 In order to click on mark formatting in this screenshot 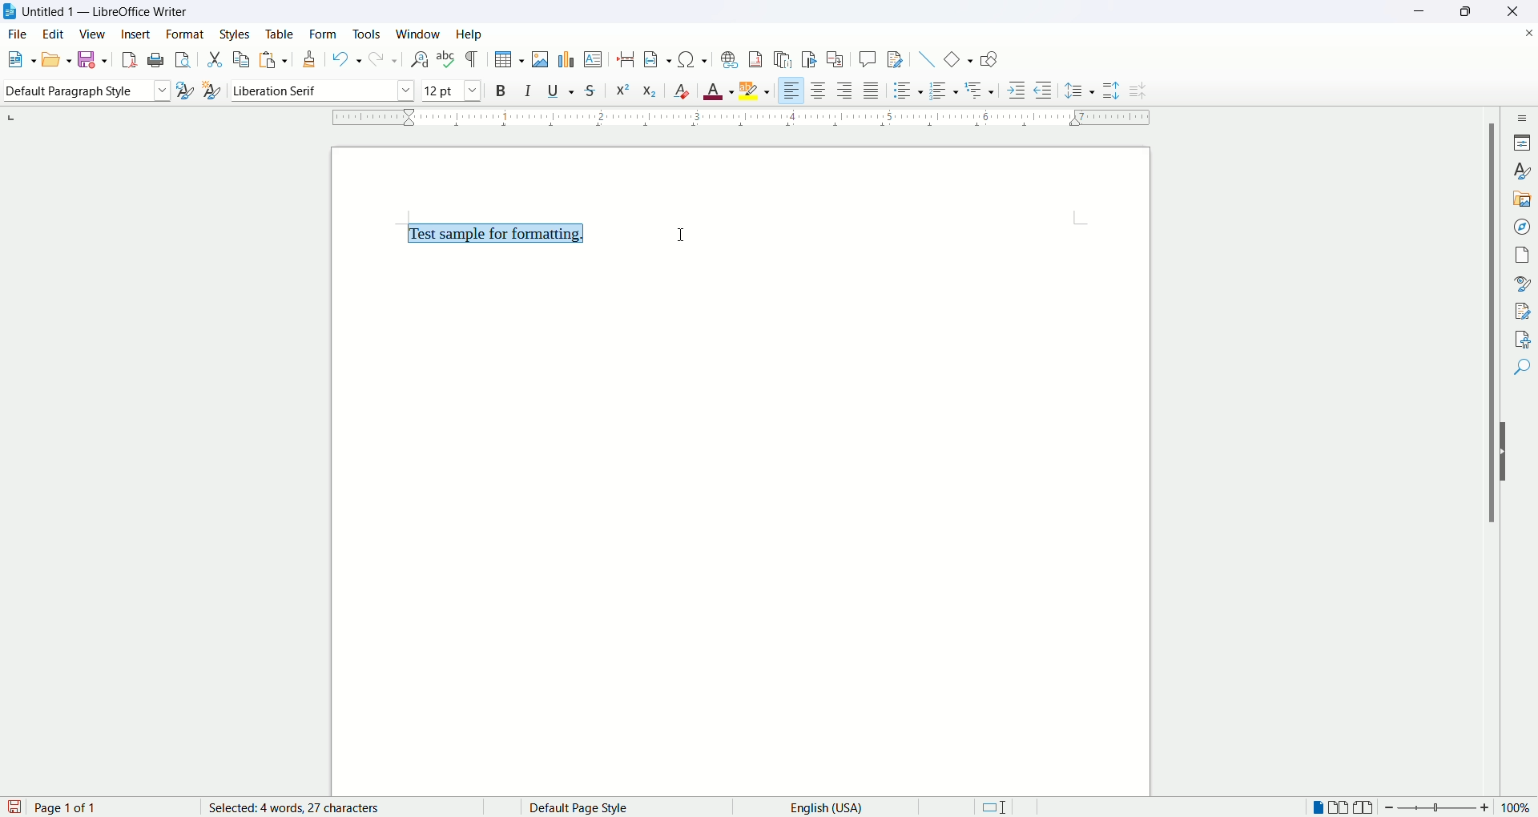, I will do `click(472, 59)`.